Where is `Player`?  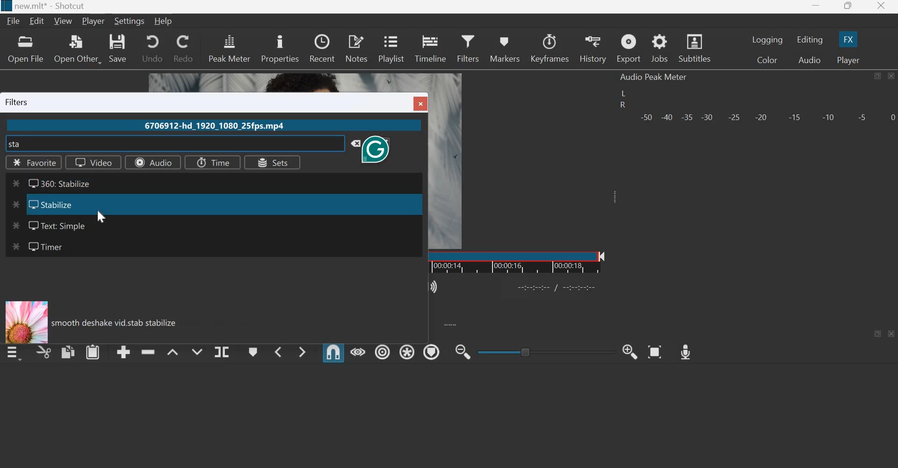 Player is located at coordinates (93, 21).